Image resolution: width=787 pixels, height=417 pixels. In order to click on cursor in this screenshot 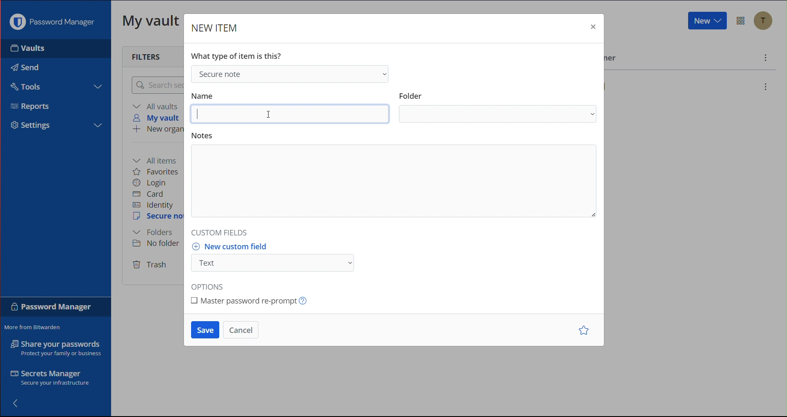, I will do `click(268, 113)`.